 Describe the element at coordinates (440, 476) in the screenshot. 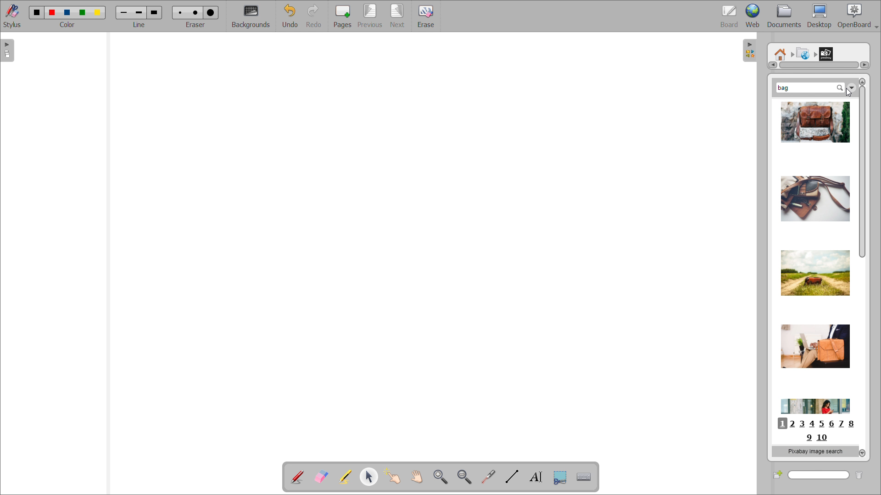

I see `zoom in` at that location.